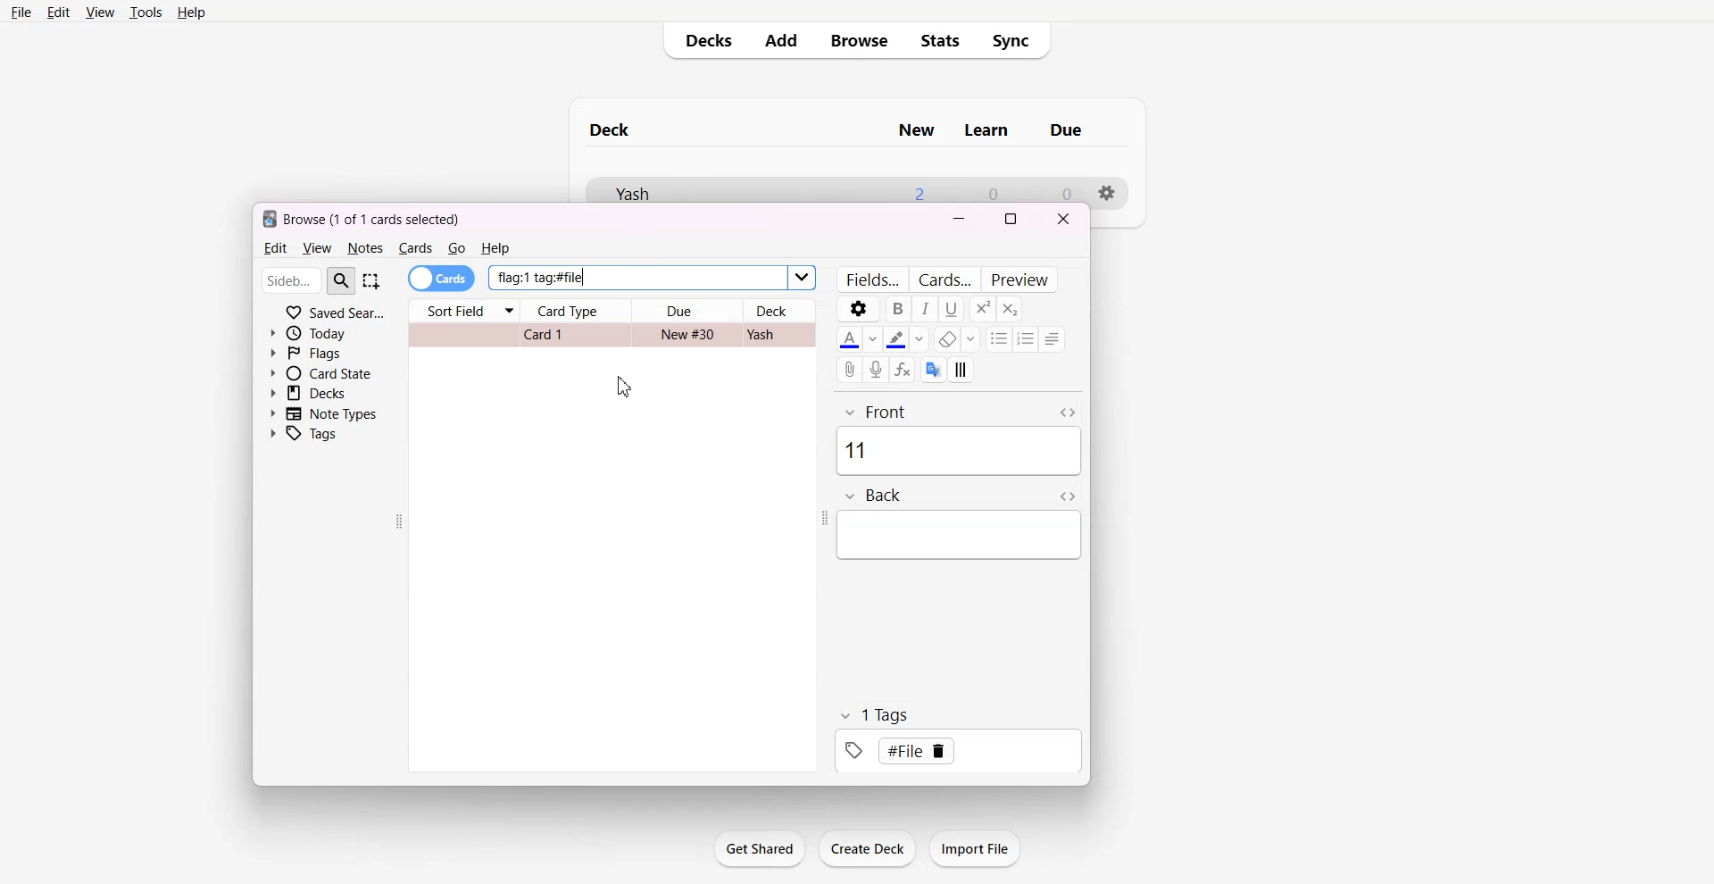 The height and width of the screenshot is (884, 1714). I want to click on Note Types, so click(323, 413).